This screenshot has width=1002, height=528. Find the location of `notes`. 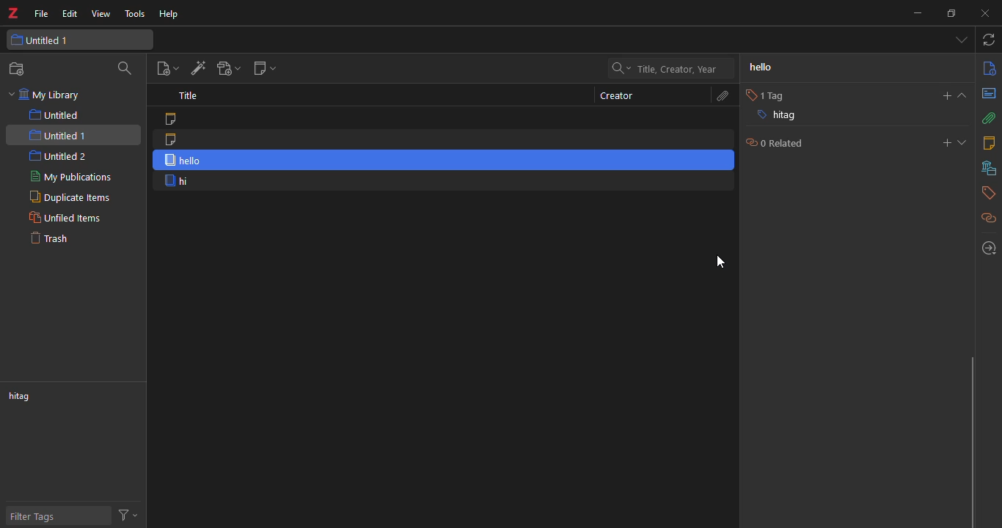

notes is located at coordinates (987, 143).